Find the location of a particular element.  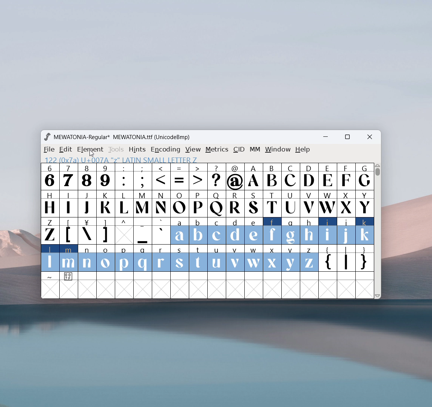

m is located at coordinates (69, 258).